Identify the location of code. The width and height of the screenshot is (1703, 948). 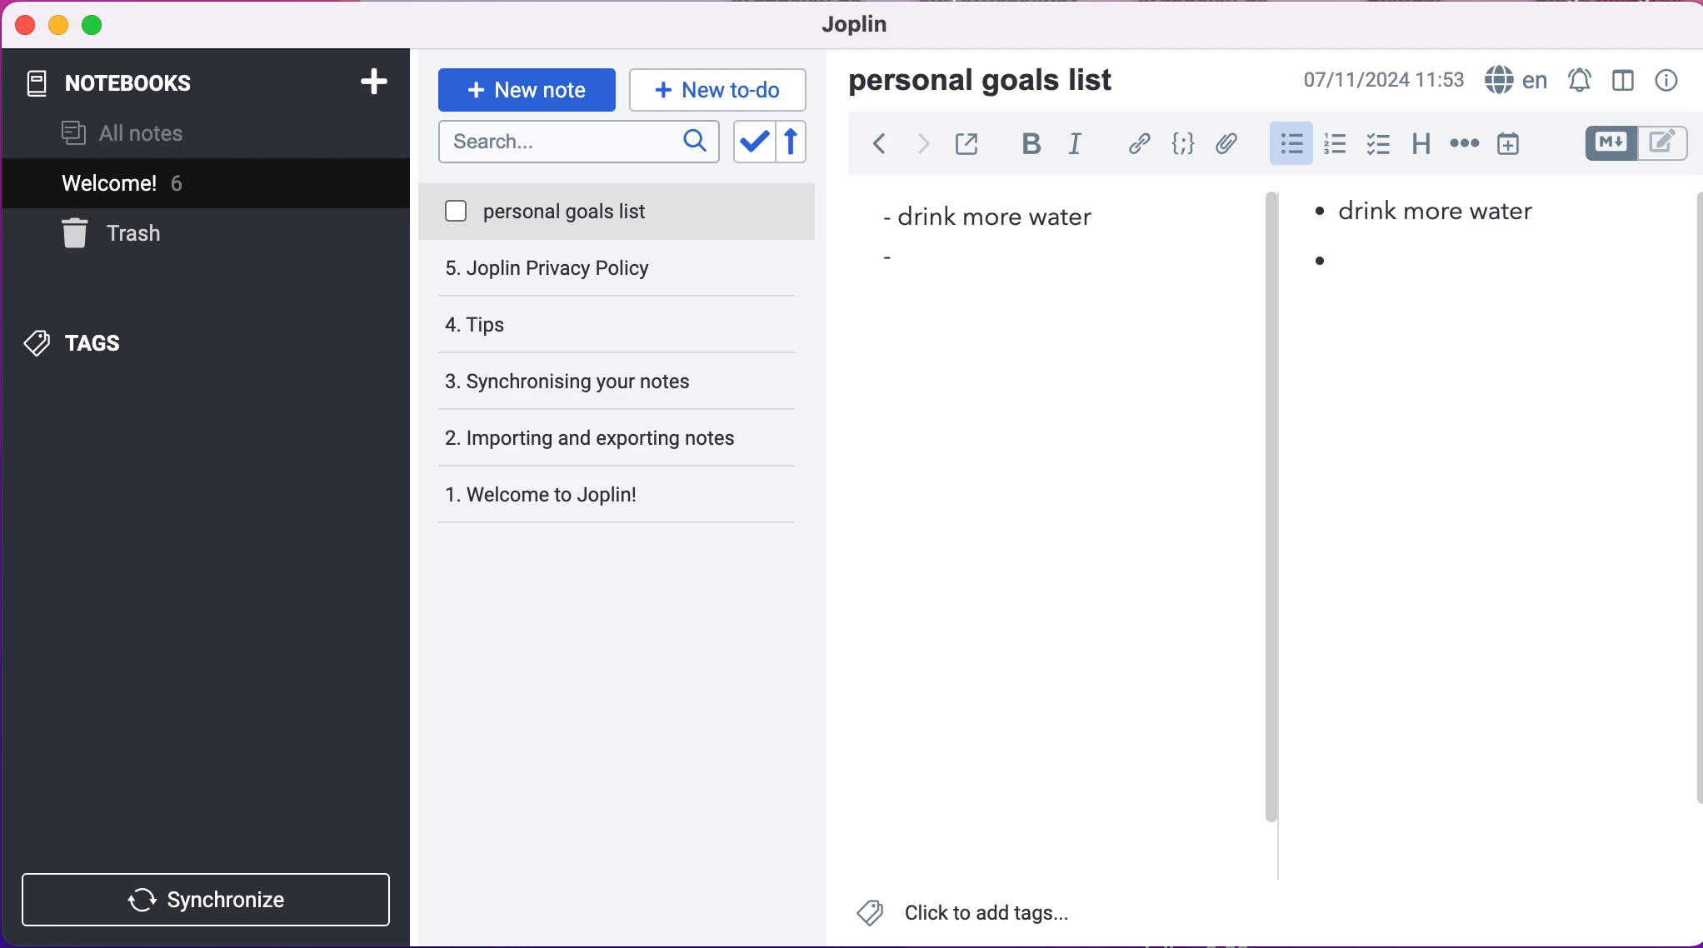
(1181, 145).